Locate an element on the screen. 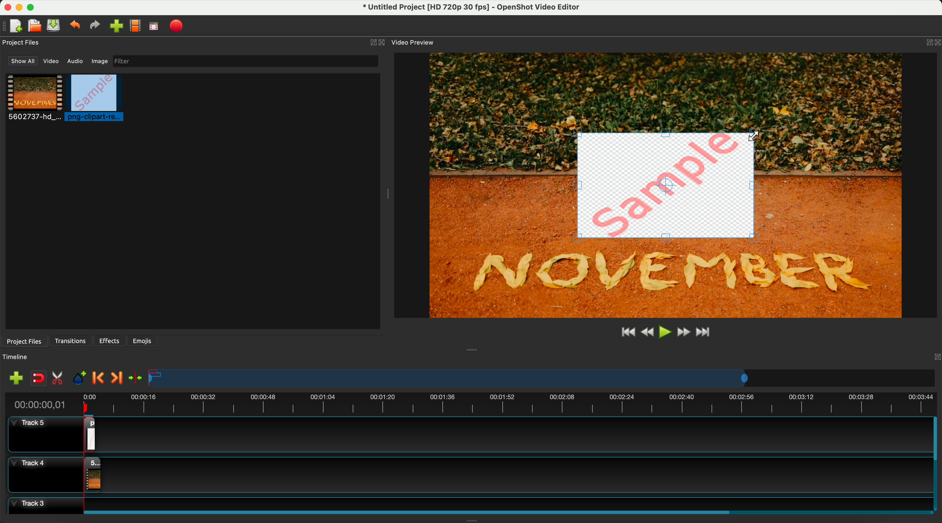 This screenshot has height=523, width=942. close program is located at coordinates (6, 6).